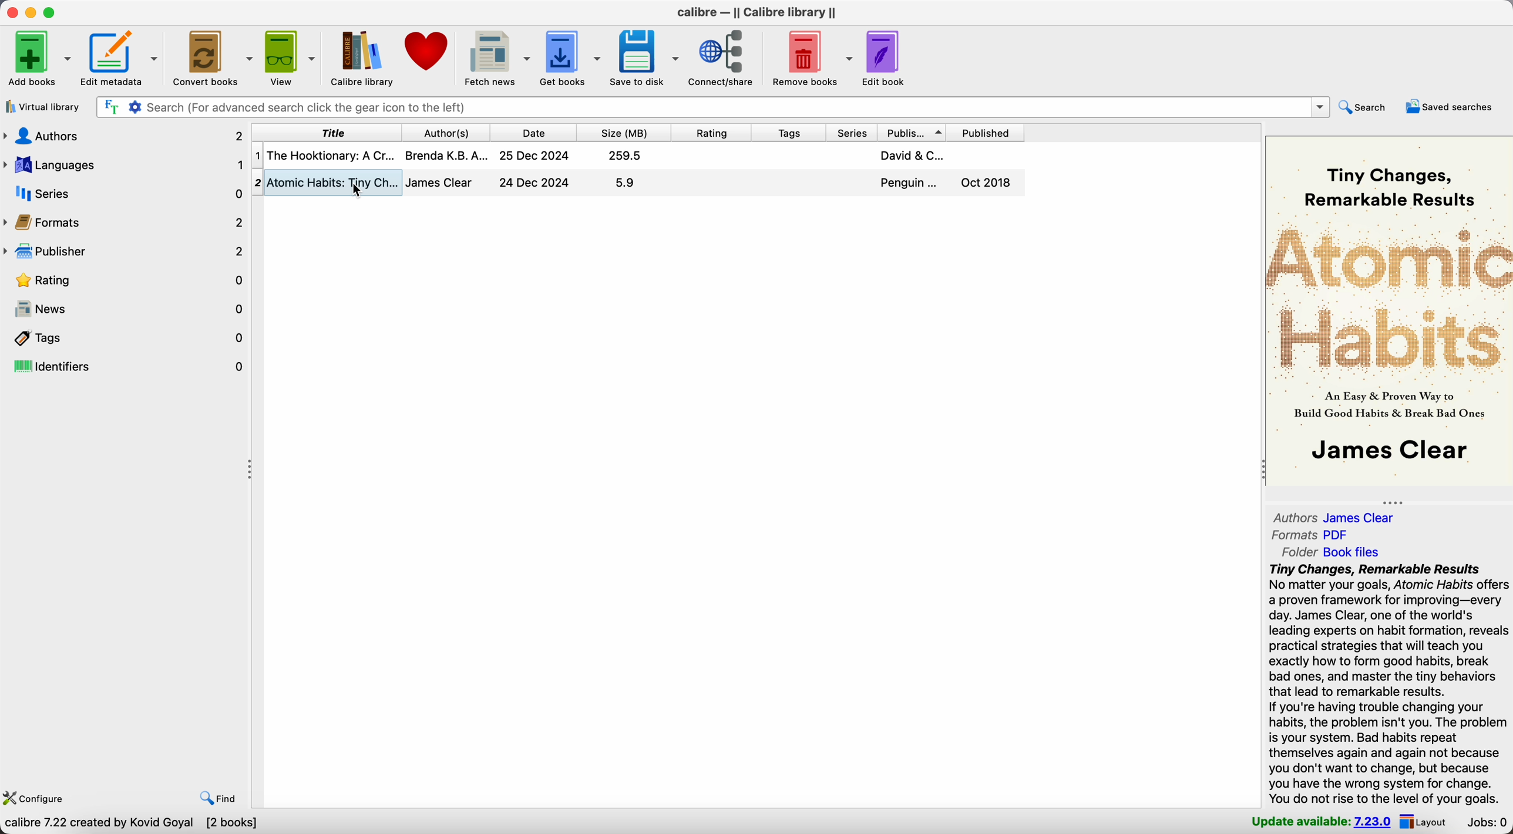 Image resolution: width=1513 pixels, height=834 pixels. I want to click on layout, so click(1426, 822).